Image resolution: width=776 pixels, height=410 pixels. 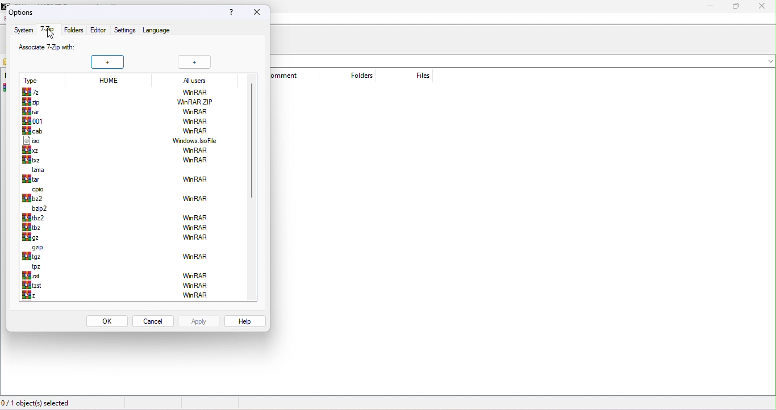 I want to click on help, so click(x=245, y=321).